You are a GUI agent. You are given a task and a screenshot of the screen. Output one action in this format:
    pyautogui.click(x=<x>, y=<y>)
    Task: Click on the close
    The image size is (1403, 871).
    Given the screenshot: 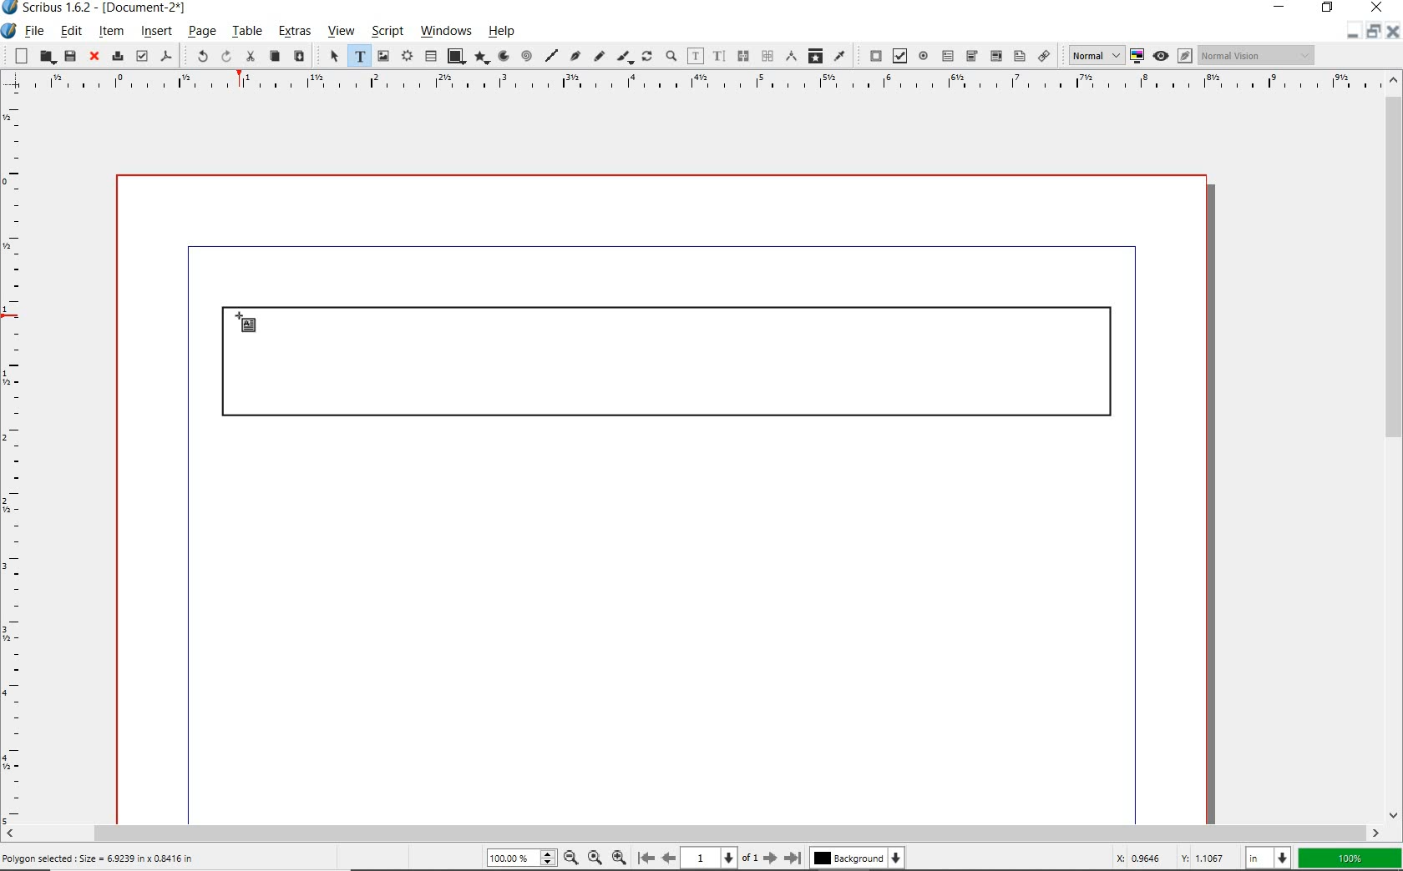 What is the action you would take?
    pyautogui.click(x=1376, y=8)
    